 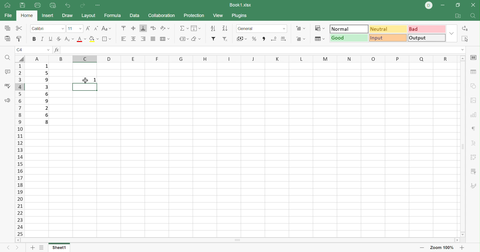 What do you see at coordinates (47, 122) in the screenshot?
I see `8` at bounding box center [47, 122].